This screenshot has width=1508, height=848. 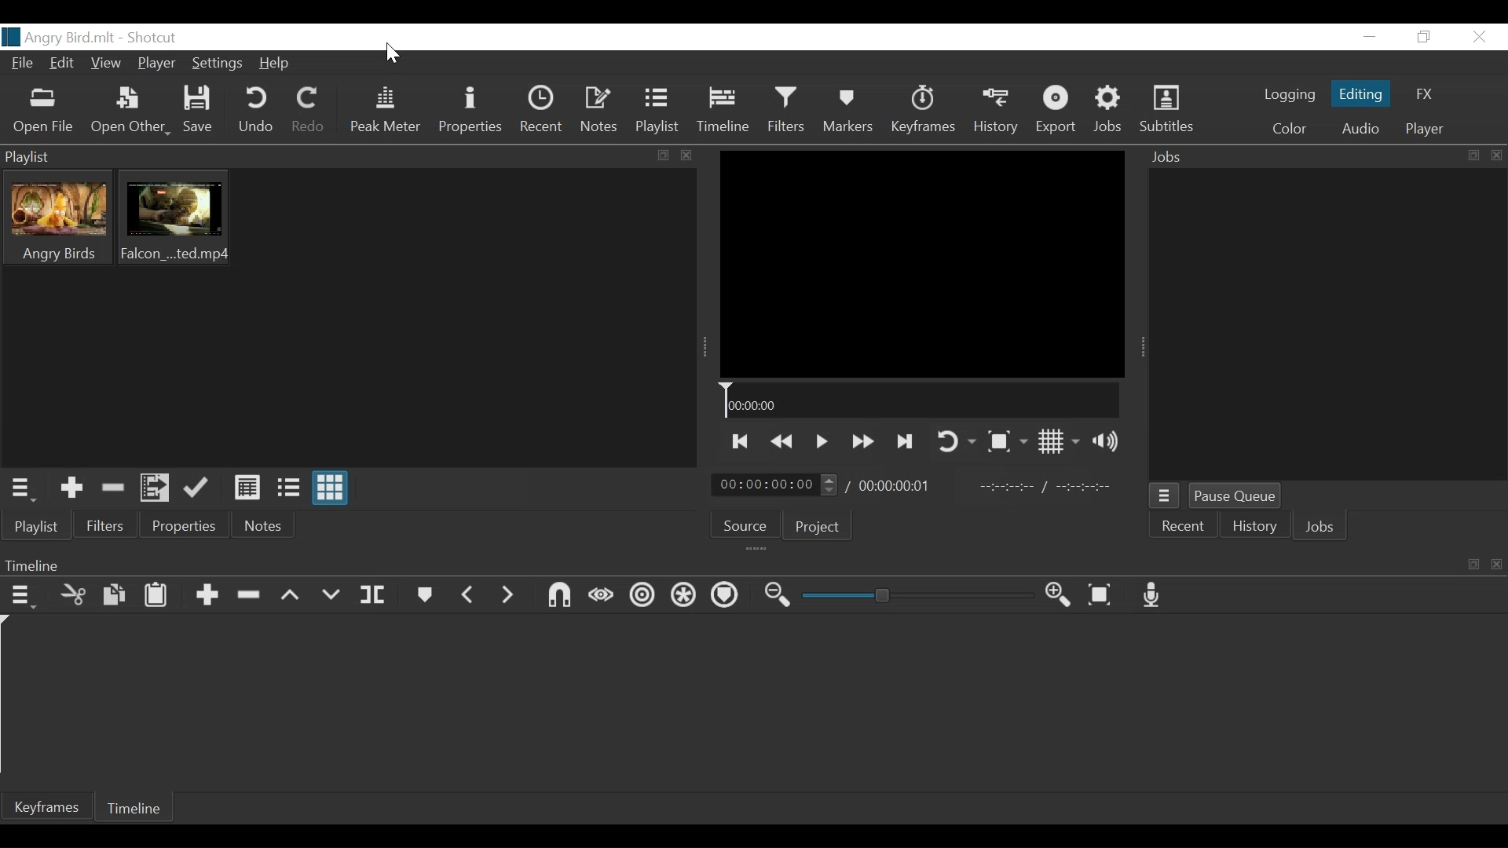 I want to click on Split at playhead, so click(x=378, y=595).